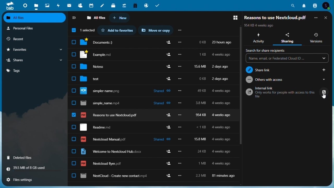 The image size is (334, 188). What do you see at coordinates (23, 5) in the screenshot?
I see `dashboard` at bounding box center [23, 5].